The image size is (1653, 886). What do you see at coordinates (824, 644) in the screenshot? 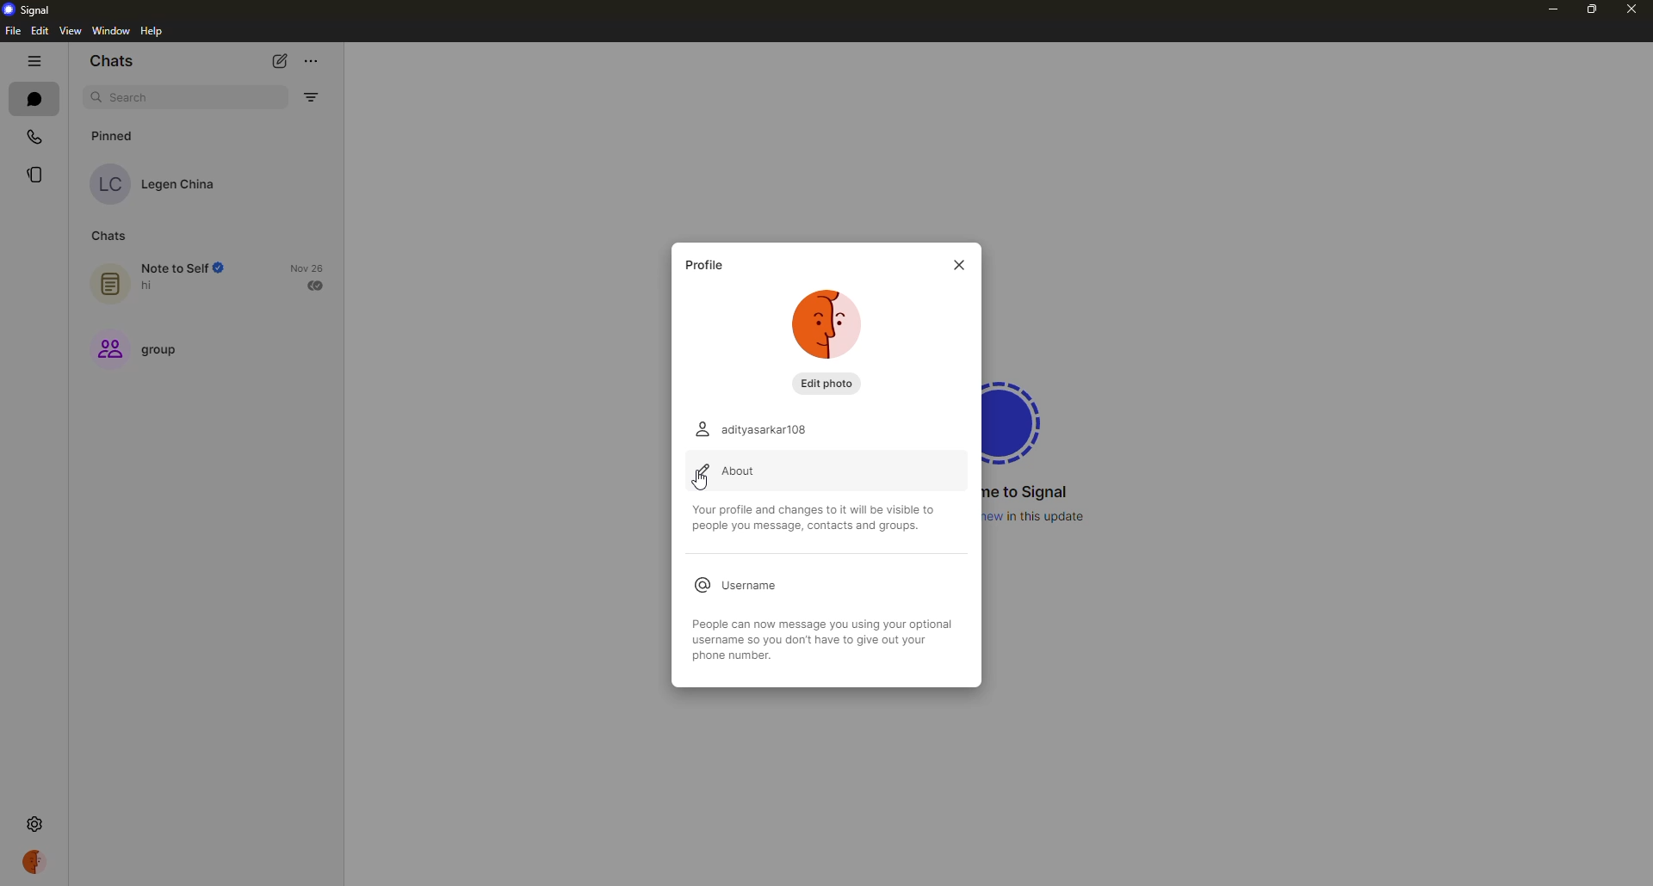
I see `information about username` at bounding box center [824, 644].